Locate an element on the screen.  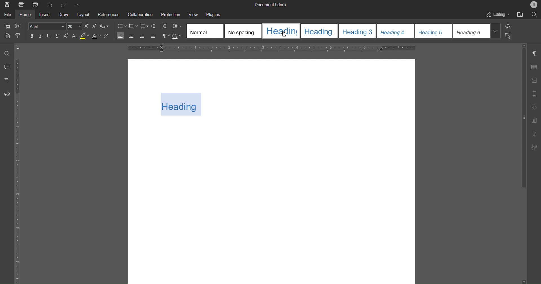
Shape Settings is located at coordinates (535, 107).